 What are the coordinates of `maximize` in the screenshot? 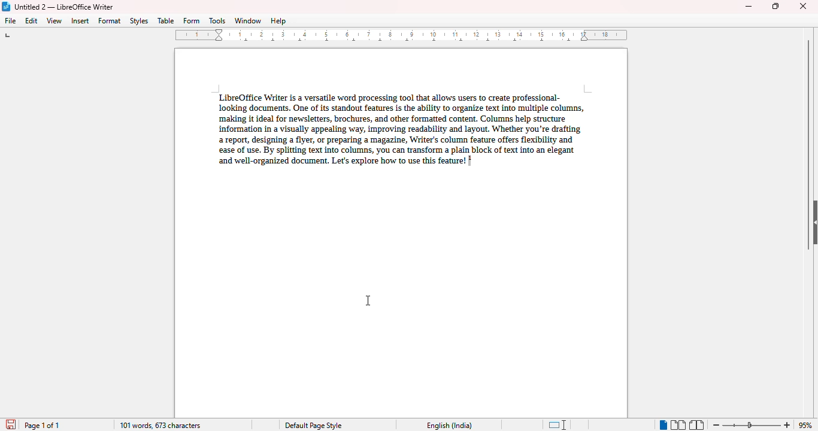 It's located at (775, 6).